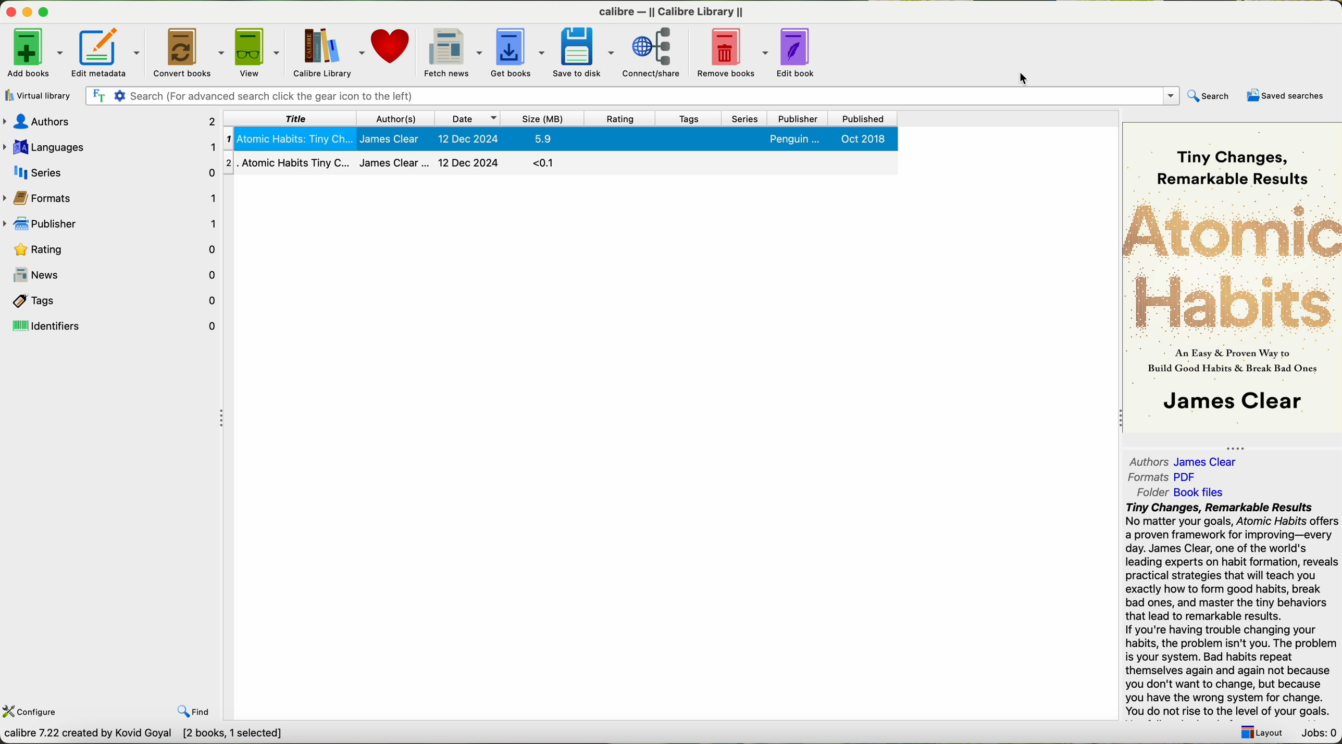 This screenshot has height=744, width=1342. Describe the element at coordinates (1261, 734) in the screenshot. I see `layout` at that location.